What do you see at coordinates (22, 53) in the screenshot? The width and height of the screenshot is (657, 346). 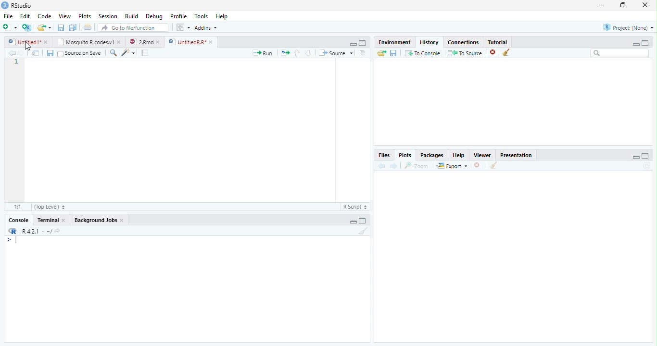 I see `Go forward to next source location` at bounding box center [22, 53].